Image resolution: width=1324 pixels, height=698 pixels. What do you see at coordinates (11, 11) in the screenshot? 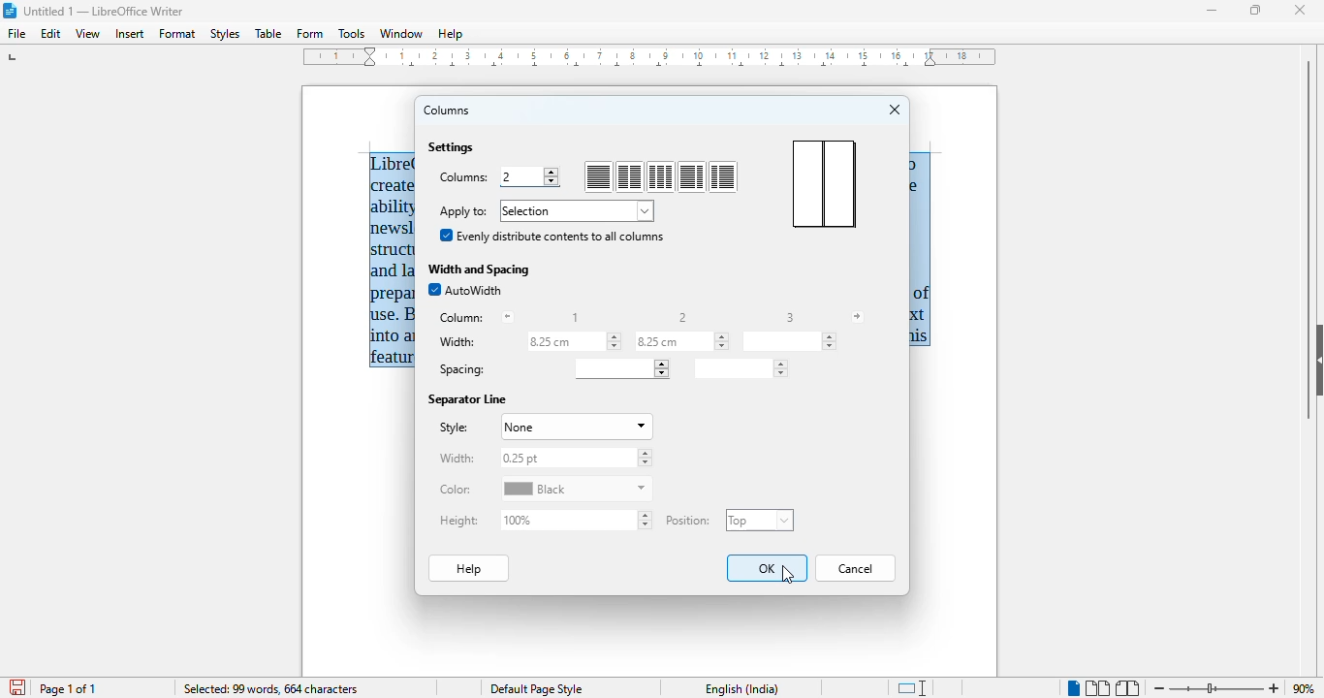
I see `LibreOffice logo` at bounding box center [11, 11].